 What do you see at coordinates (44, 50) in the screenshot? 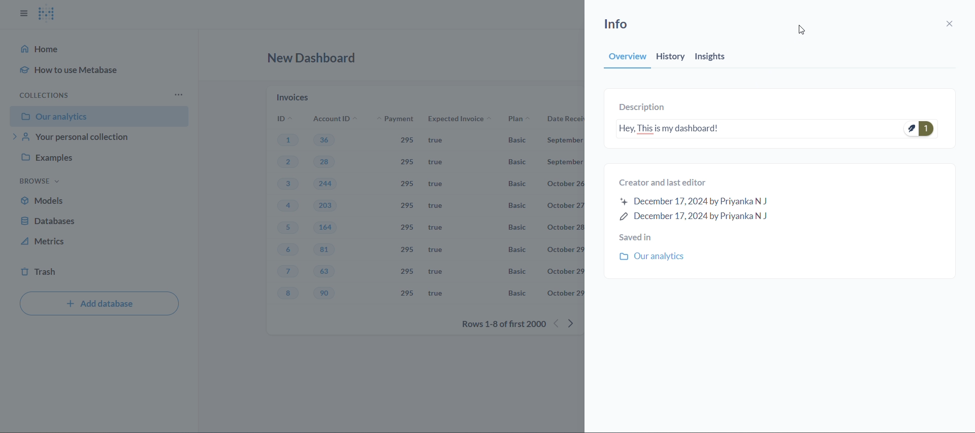
I see `home` at bounding box center [44, 50].